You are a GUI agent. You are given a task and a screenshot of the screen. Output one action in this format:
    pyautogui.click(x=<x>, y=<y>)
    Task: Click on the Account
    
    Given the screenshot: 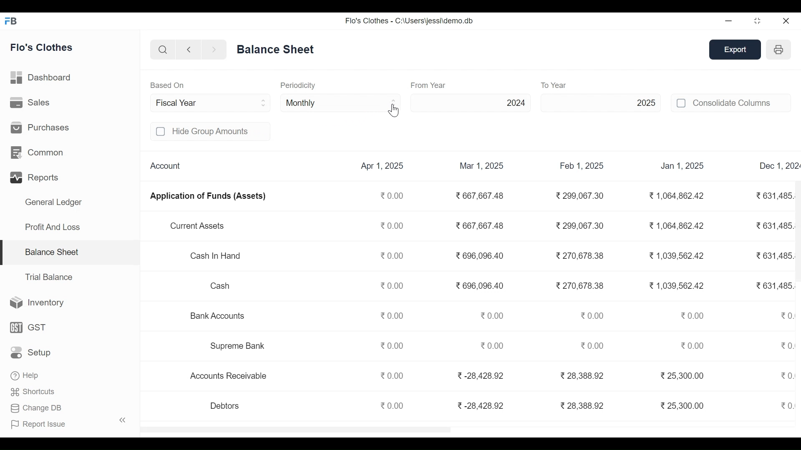 What is the action you would take?
    pyautogui.click(x=164, y=165)
    